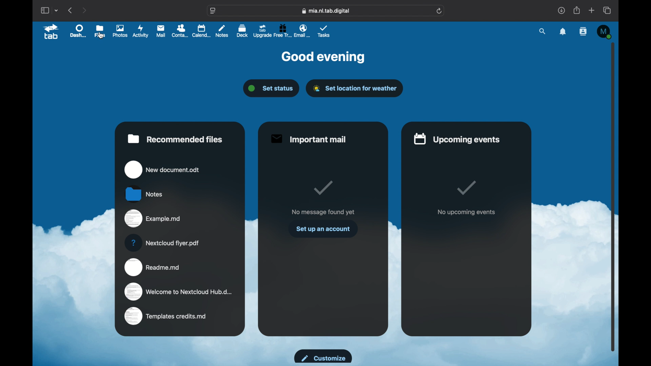 This screenshot has width=651, height=366. Describe the element at coordinates (439, 11) in the screenshot. I see `refresh` at that location.